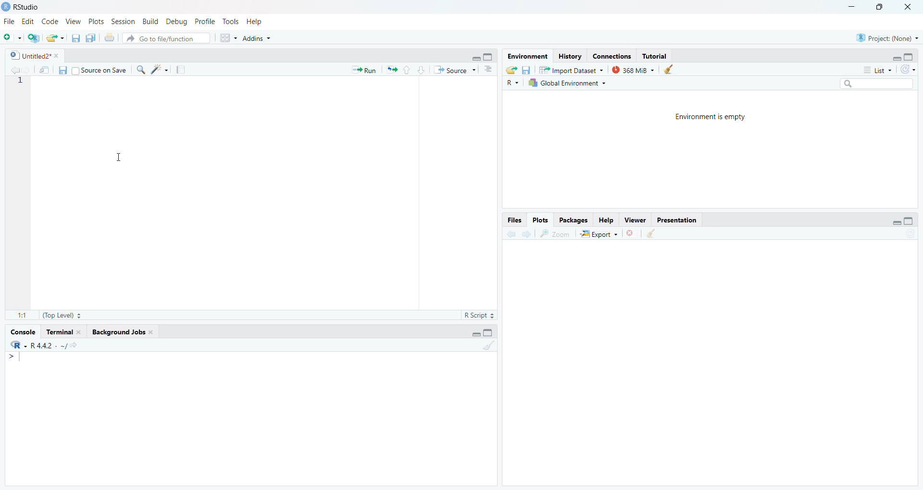 This screenshot has height=490, width=923. What do you see at coordinates (892, 58) in the screenshot?
I see `minimise` at bounding box center [892, 58].